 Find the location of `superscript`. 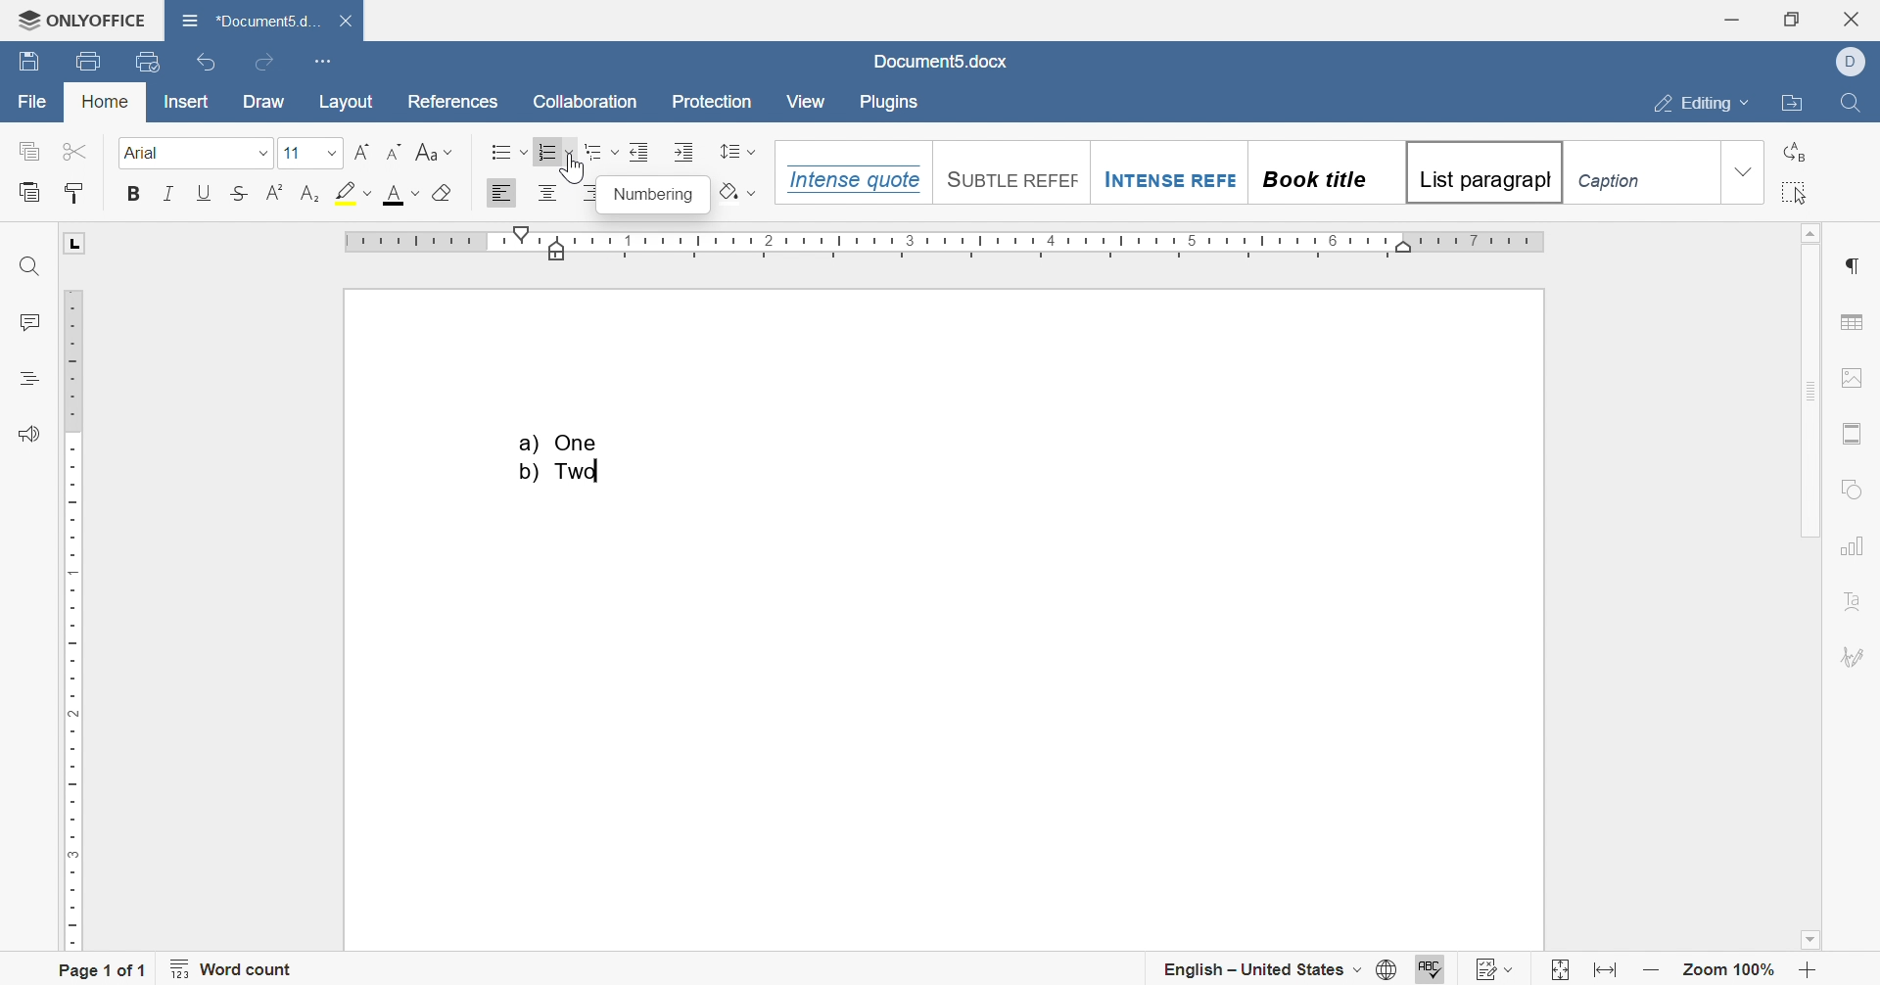

superscript is located at coordinates (276, 189).